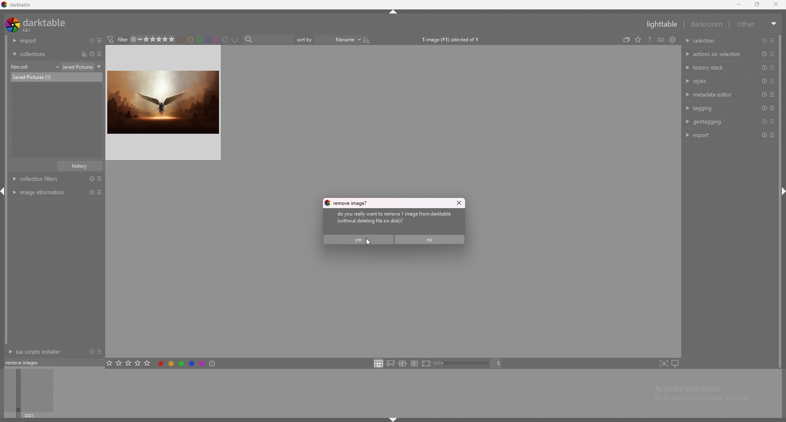  I want to click on photo name, so click(56, 77).